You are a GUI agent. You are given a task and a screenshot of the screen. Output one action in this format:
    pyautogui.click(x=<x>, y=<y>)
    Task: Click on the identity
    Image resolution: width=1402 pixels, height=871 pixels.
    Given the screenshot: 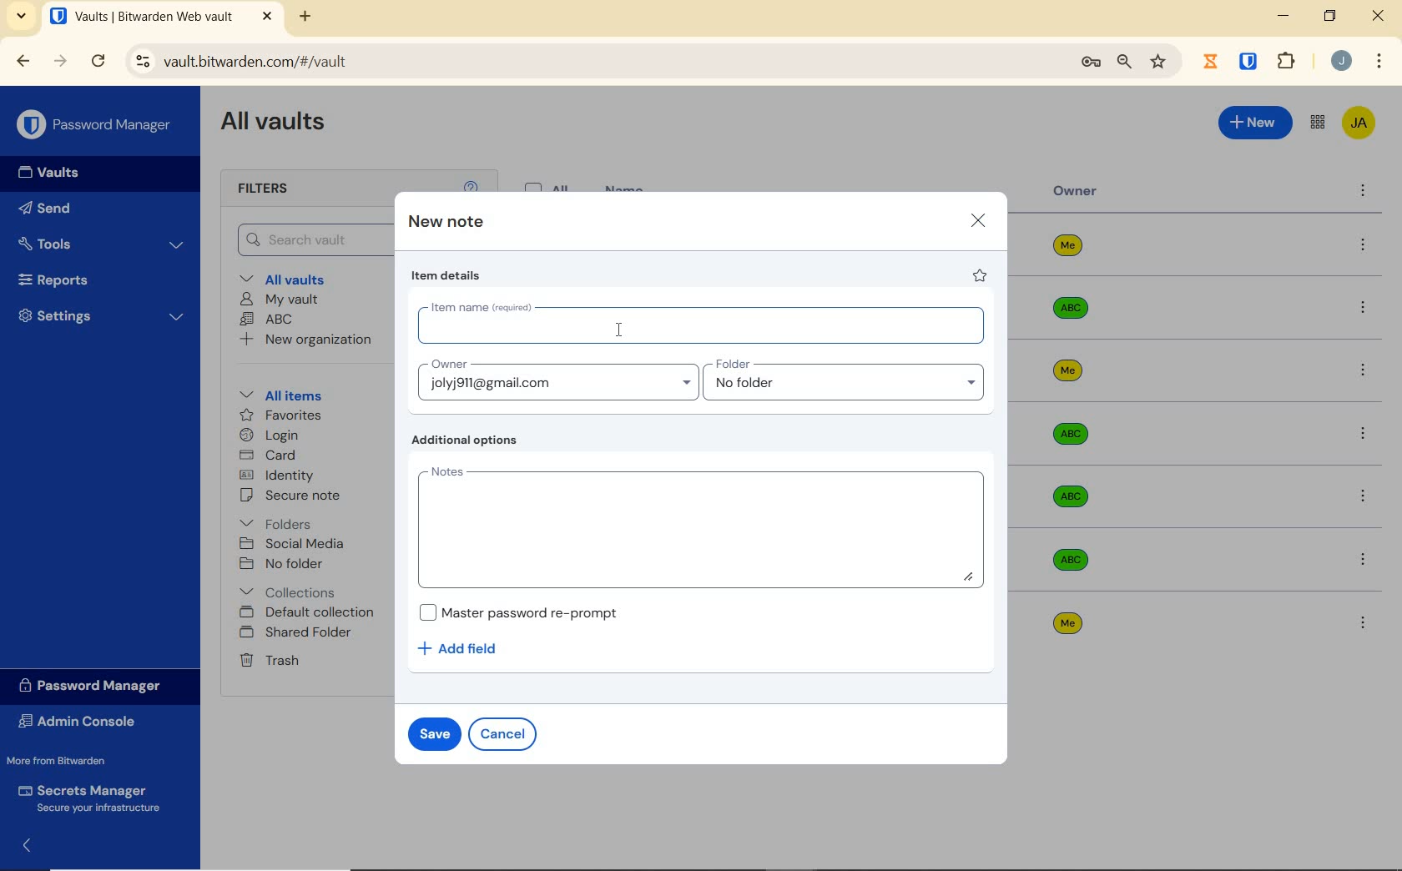 What is the action you would take?
    pyautogui.click(x=280, y=476)
    